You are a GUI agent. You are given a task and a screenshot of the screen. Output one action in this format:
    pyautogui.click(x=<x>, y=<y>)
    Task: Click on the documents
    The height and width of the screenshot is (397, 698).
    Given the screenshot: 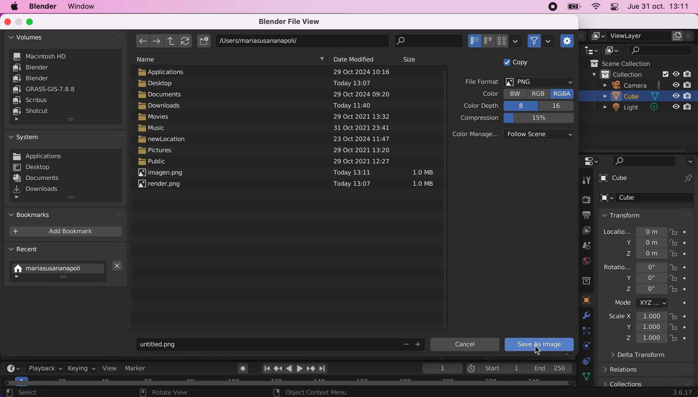 What is the action you would take?
    pyautogui.click(x=288, y=130)
    